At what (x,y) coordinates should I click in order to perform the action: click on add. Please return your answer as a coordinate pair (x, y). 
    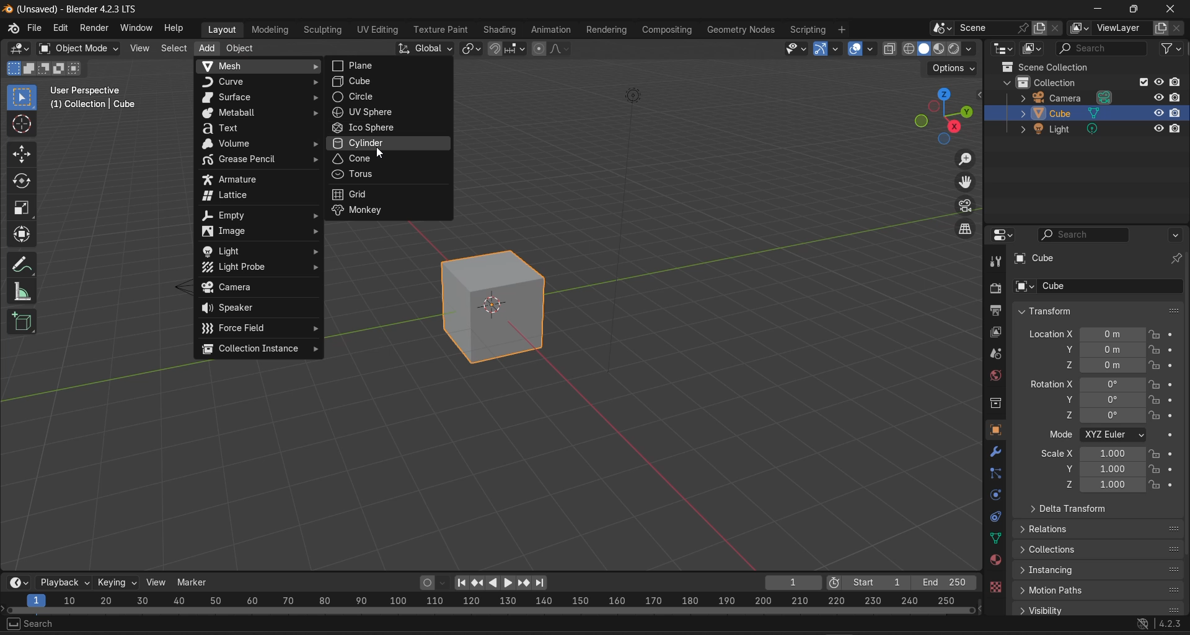
    Looking at the image, I should click on (206, 48).